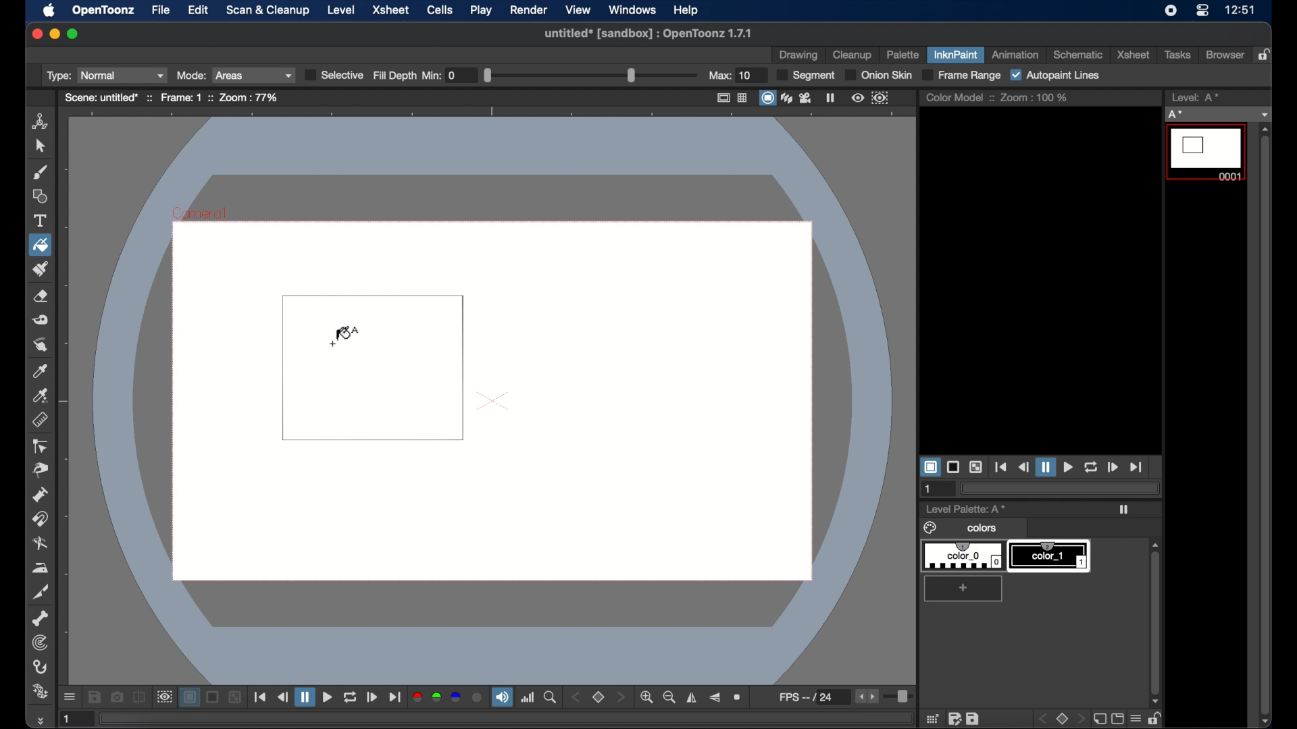  Describe the element at coordinates (575, 697) in the screenshot. I see `stepper button` at that location.